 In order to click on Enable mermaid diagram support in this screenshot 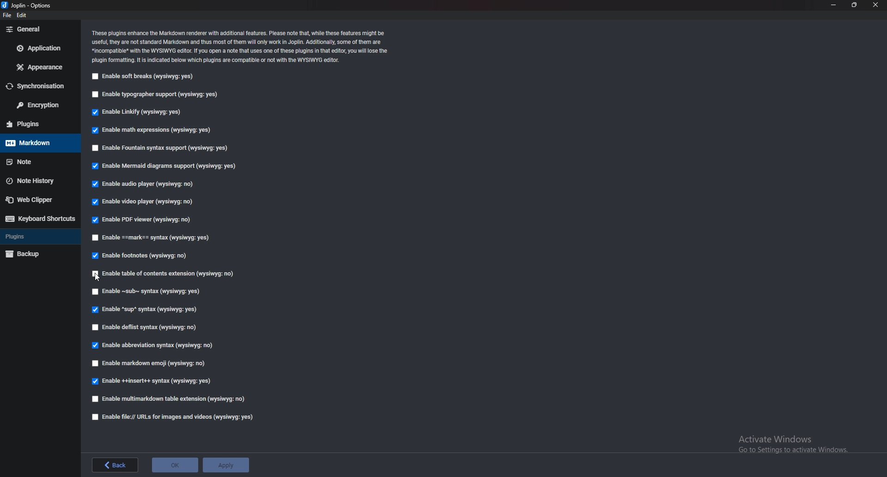, I will do `click(164, 165)`.